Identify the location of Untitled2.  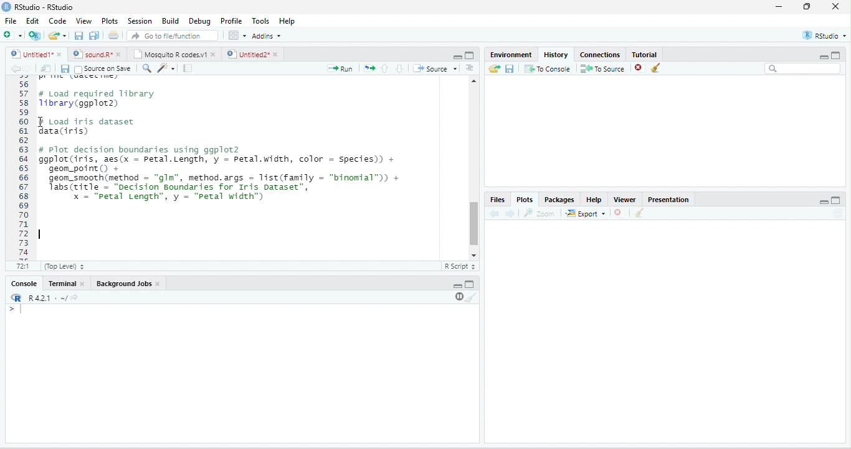
(247, 54).